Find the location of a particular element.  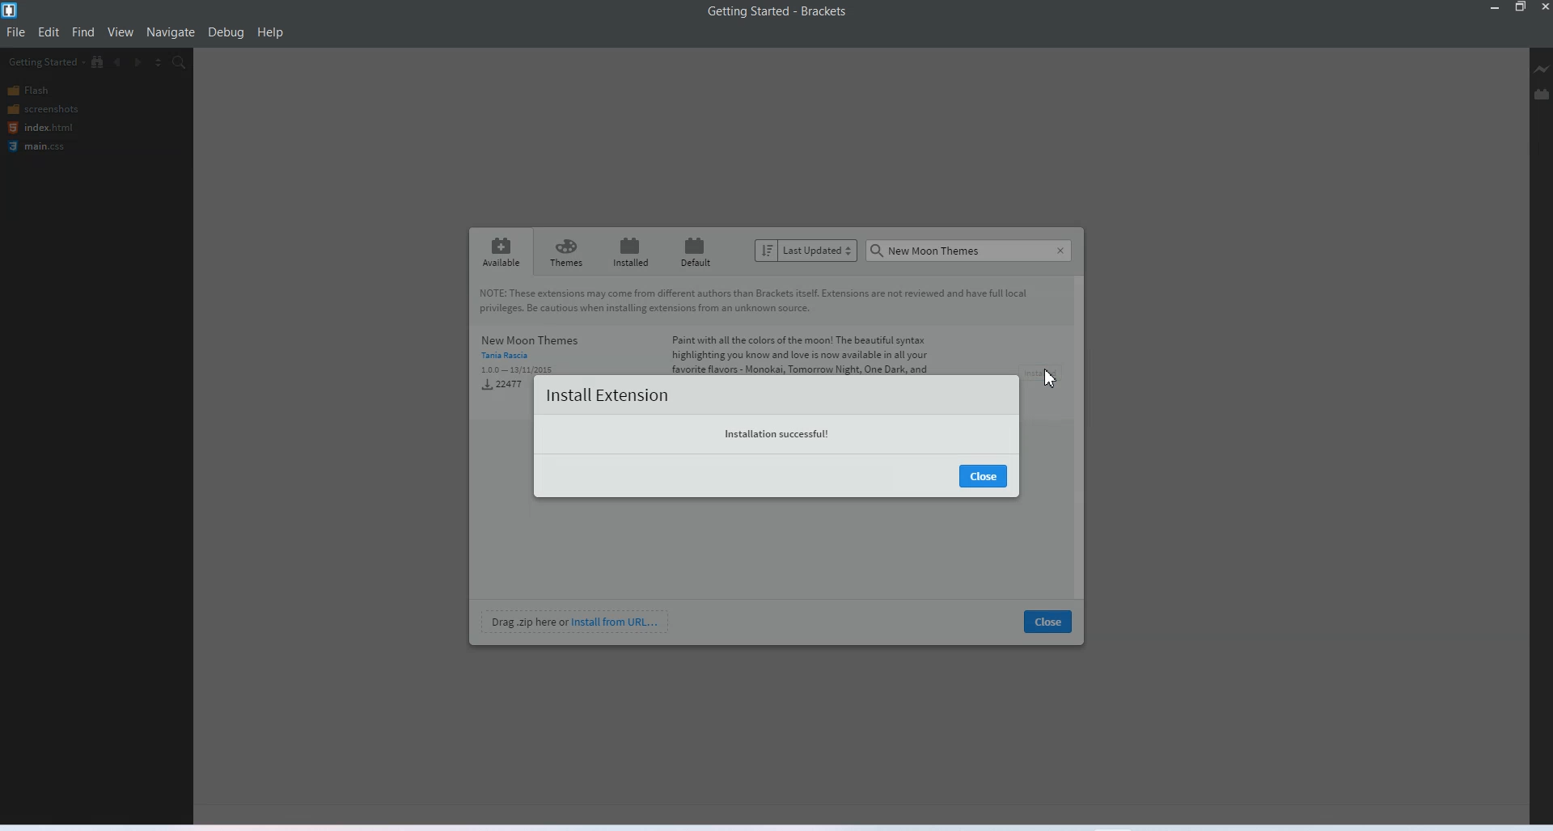

Navigate forward is located at coordinates (138, 61).